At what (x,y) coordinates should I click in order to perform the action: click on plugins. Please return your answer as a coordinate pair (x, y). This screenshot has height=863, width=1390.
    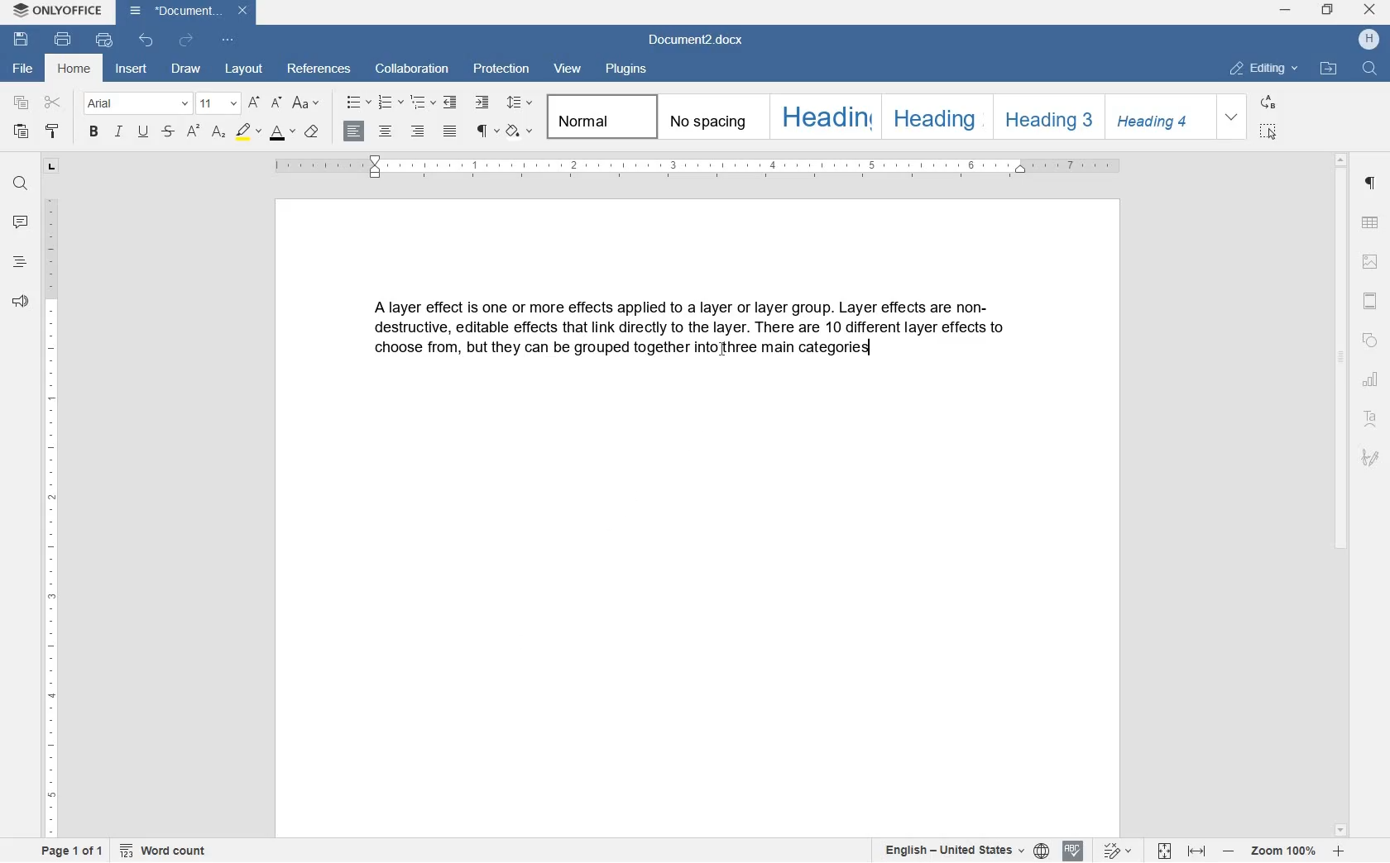
    Looking at the image, I should click on (625, 69).